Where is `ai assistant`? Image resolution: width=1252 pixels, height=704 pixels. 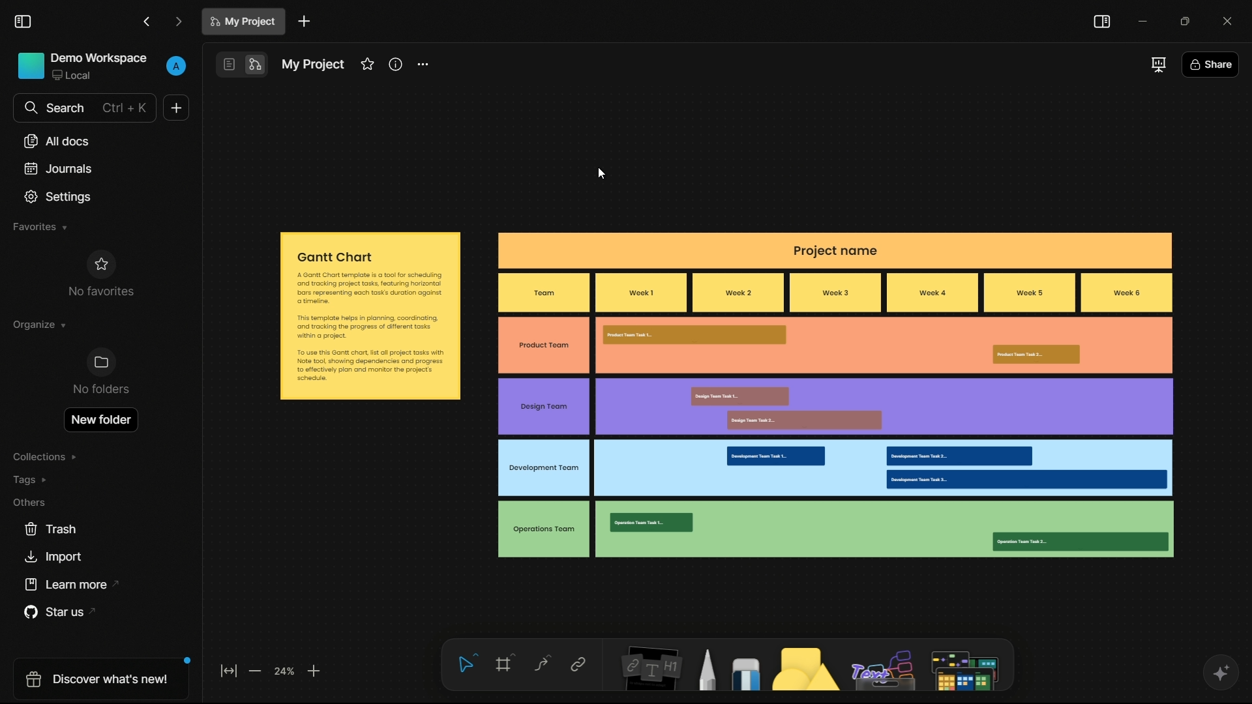 ai assistant is located at coordinates (1218, 671).